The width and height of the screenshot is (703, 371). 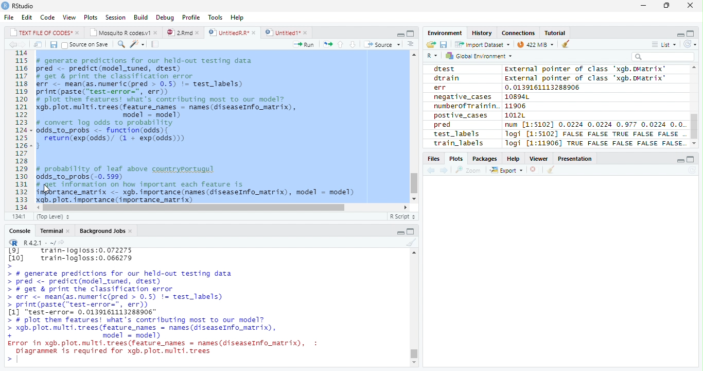 What do you see at coordinates (588, 68) in the screenshot?
I see `external pointer of class 'xagb.DMatrix'` at bounding box center [588, 68].